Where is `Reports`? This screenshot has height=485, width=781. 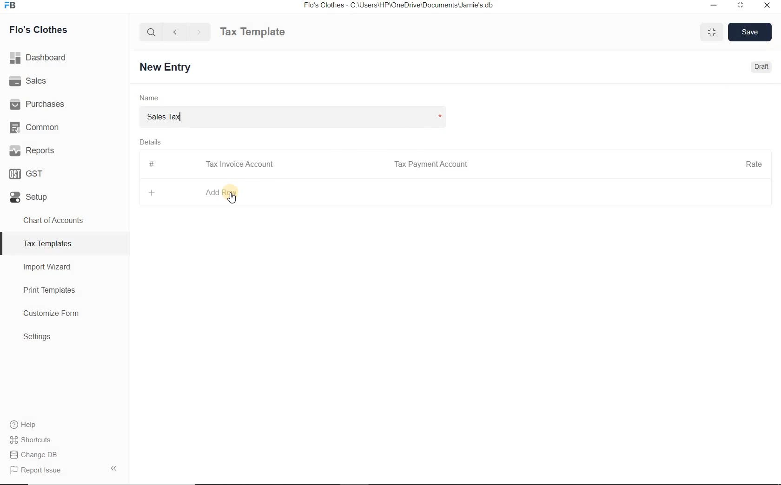
Reports is located at coordinates (65, 150).